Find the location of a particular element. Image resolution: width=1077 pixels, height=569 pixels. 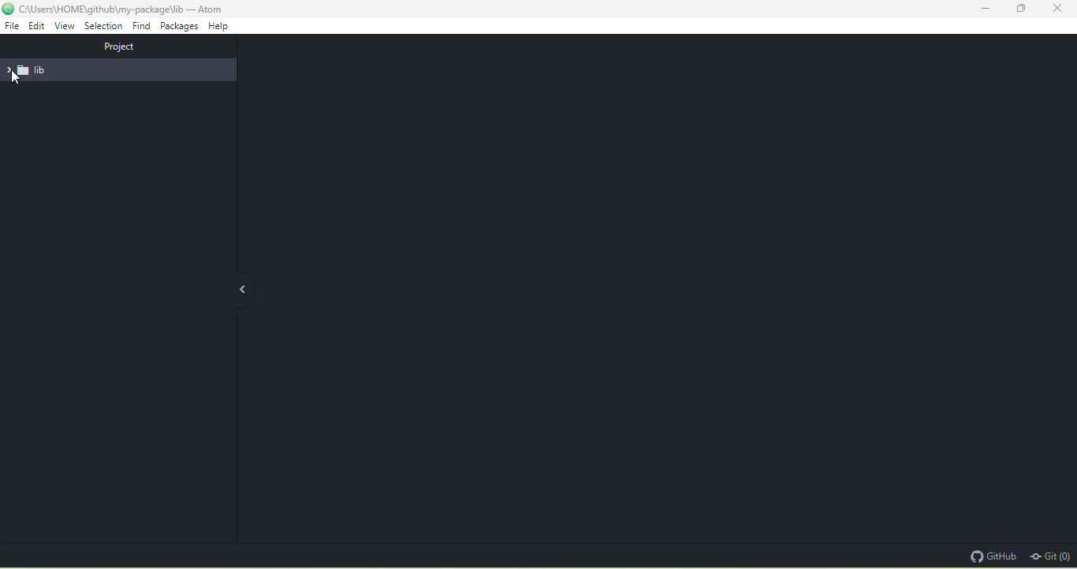

minimize is located at coordinates (982, 10).